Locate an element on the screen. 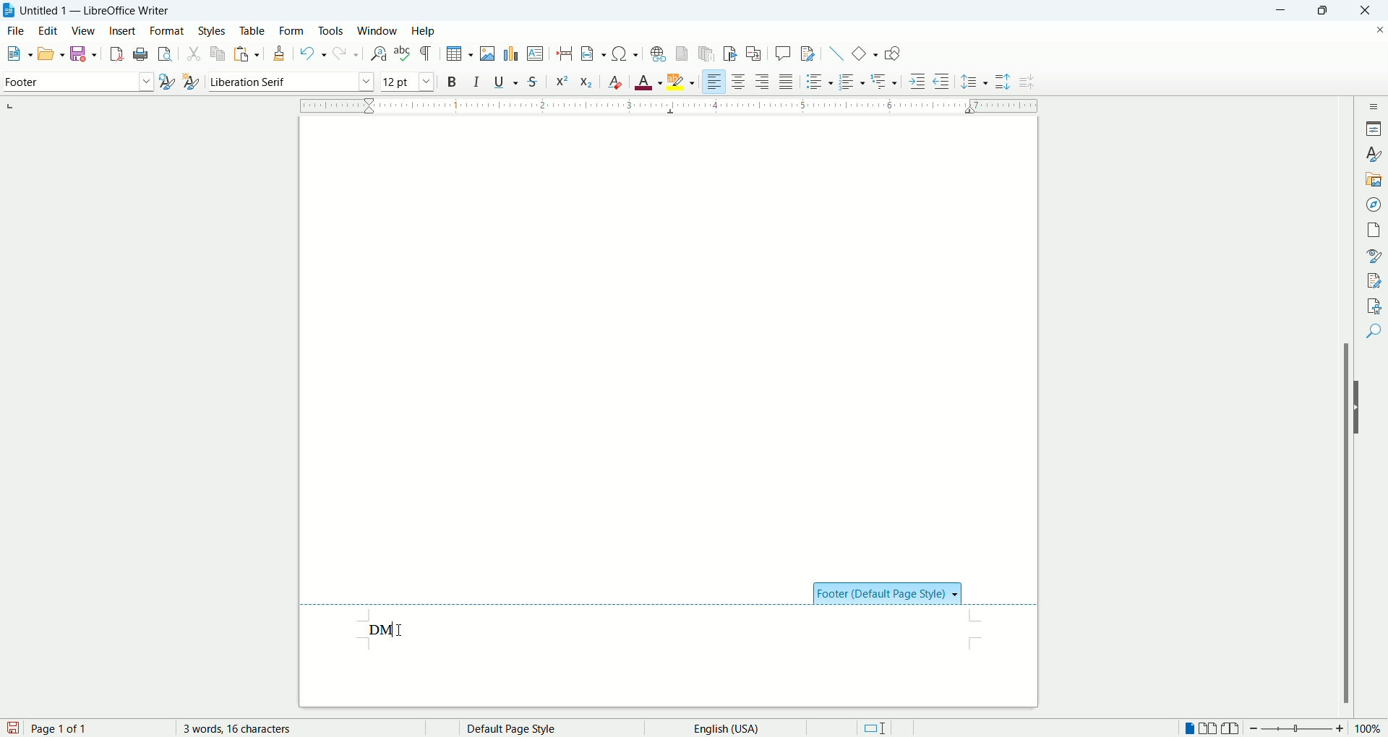  undo is located at coordinates (313, 53).